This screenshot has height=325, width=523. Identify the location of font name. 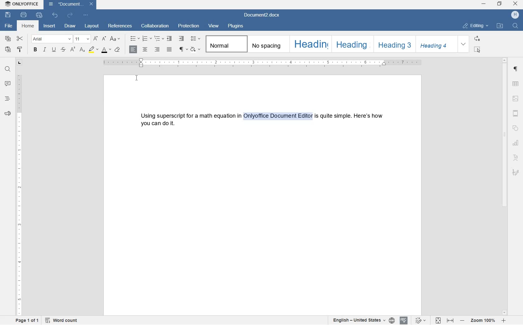
(52, 39).